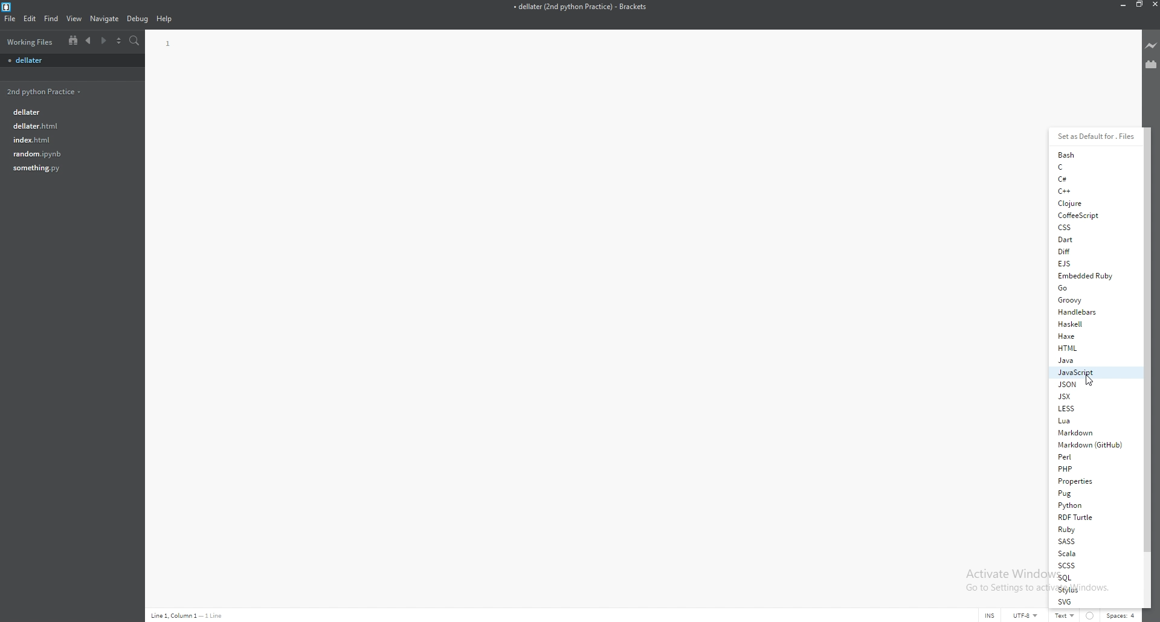 The image size is (1160, 622). I want to click on markdown, so click(1092, 432).